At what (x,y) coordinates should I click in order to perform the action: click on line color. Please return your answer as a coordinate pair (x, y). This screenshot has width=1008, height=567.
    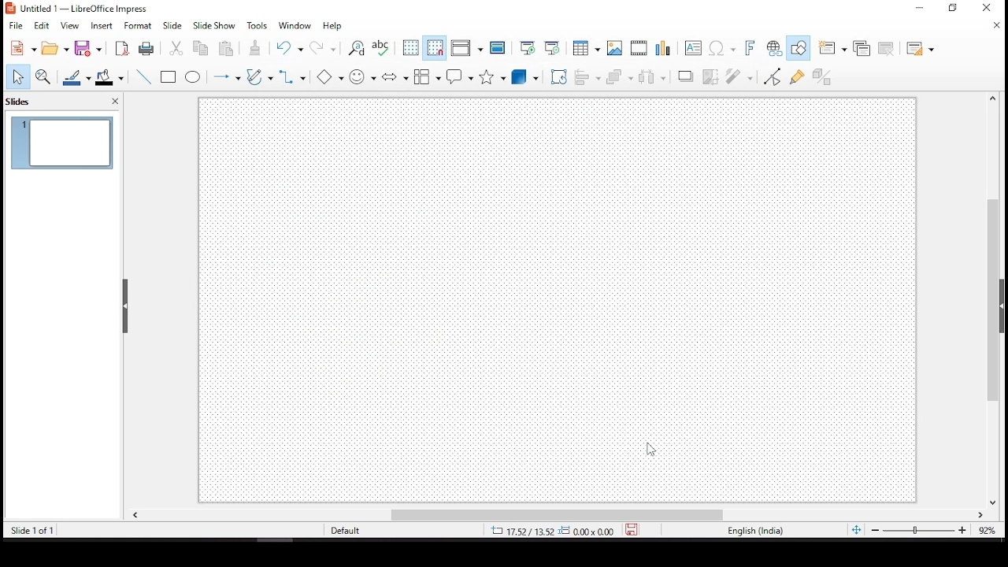
    Looking at the image, I should click on (75, 76).